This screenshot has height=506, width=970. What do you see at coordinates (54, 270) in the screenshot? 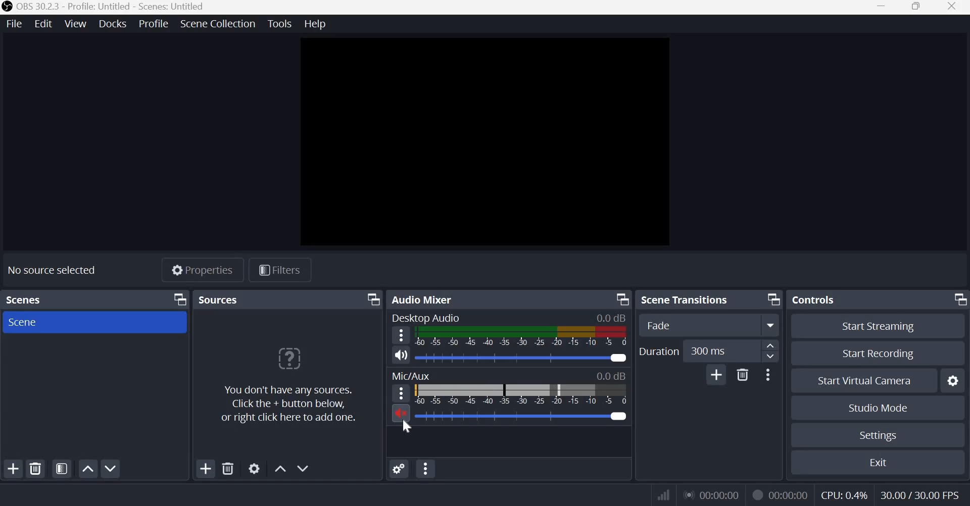
I see `No source selected` at bounding box center [54, 270].